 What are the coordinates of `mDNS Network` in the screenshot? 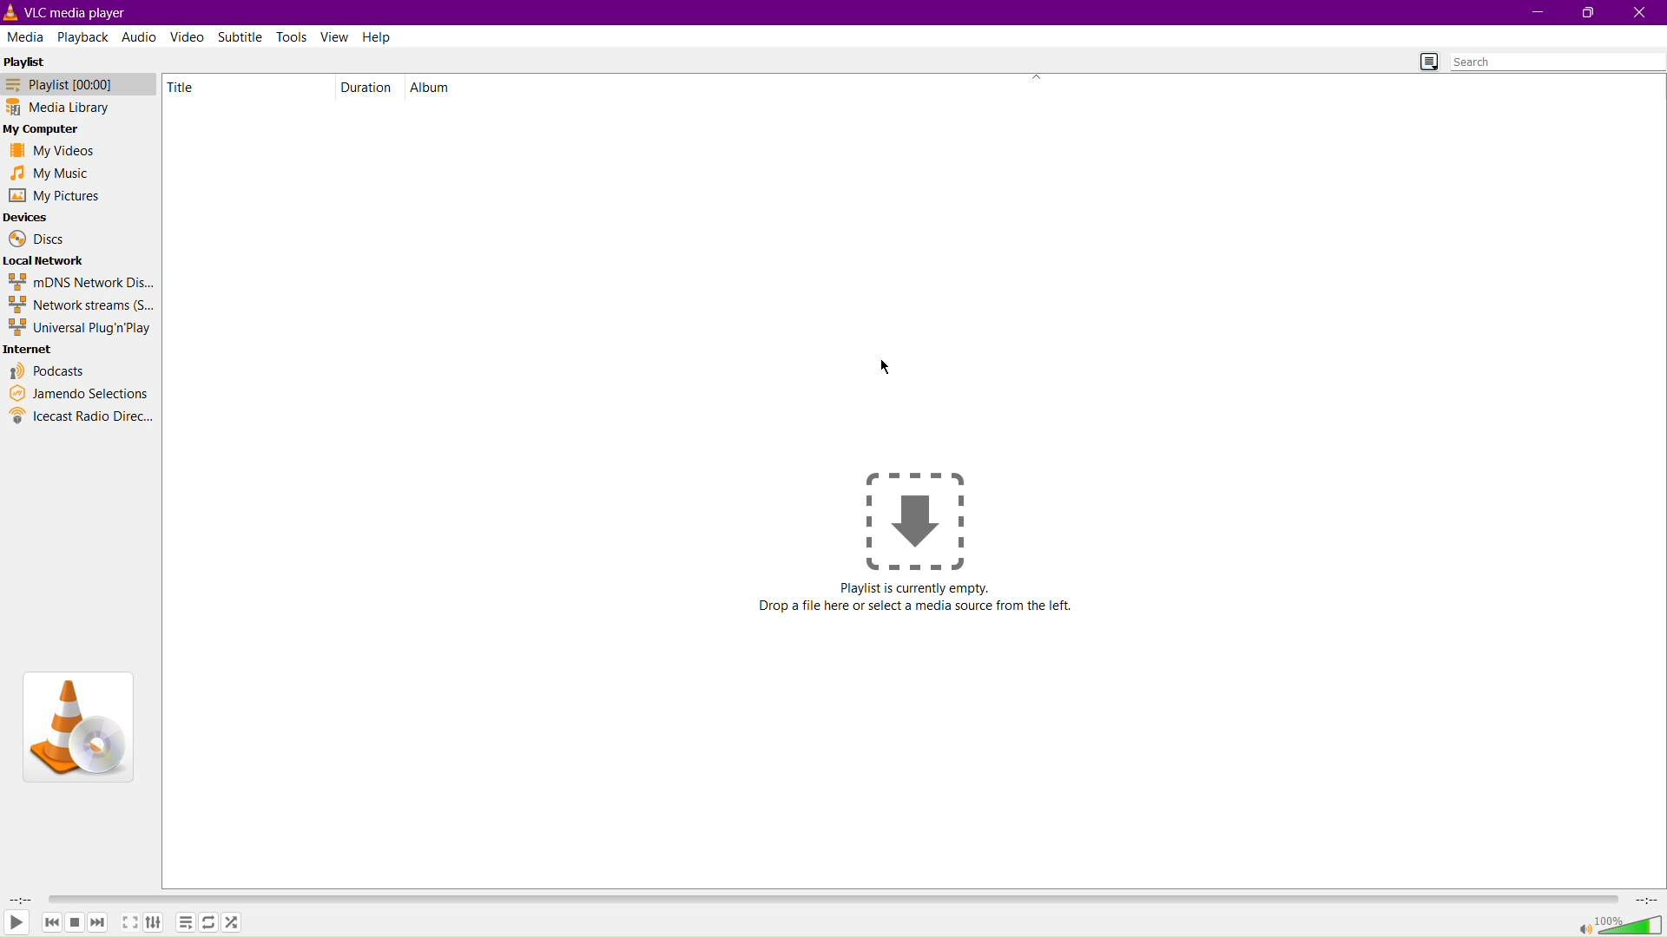 It's located at (79, 281).